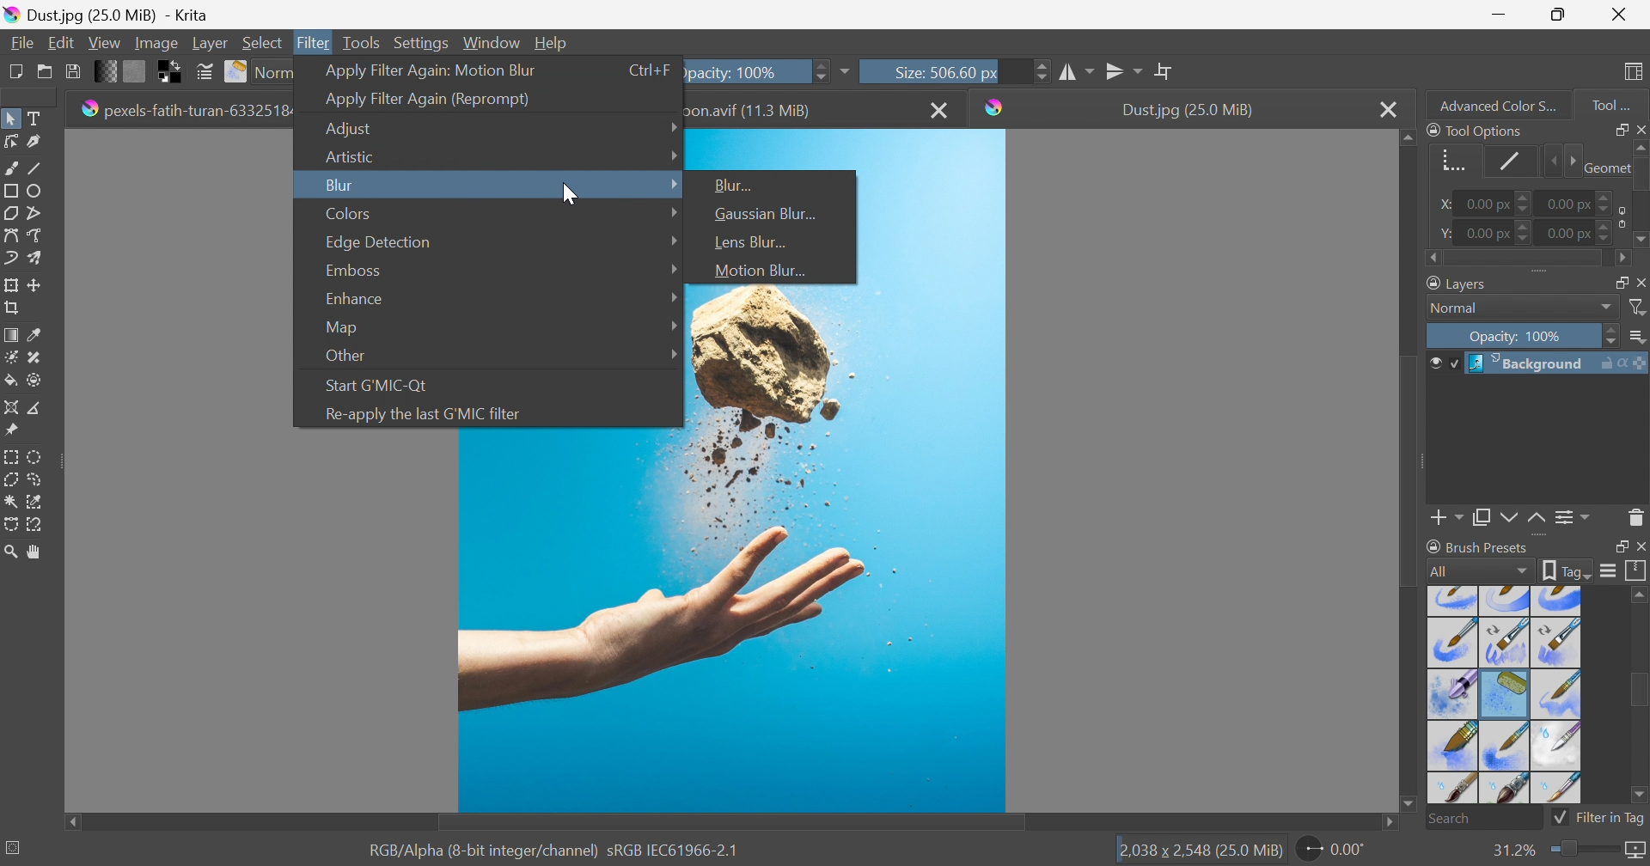 The width and height of the screenshot is (1650, 866). Describe the element at coordinates (1477, 546) in the screenshot. I see `Brush Presets` at that location.